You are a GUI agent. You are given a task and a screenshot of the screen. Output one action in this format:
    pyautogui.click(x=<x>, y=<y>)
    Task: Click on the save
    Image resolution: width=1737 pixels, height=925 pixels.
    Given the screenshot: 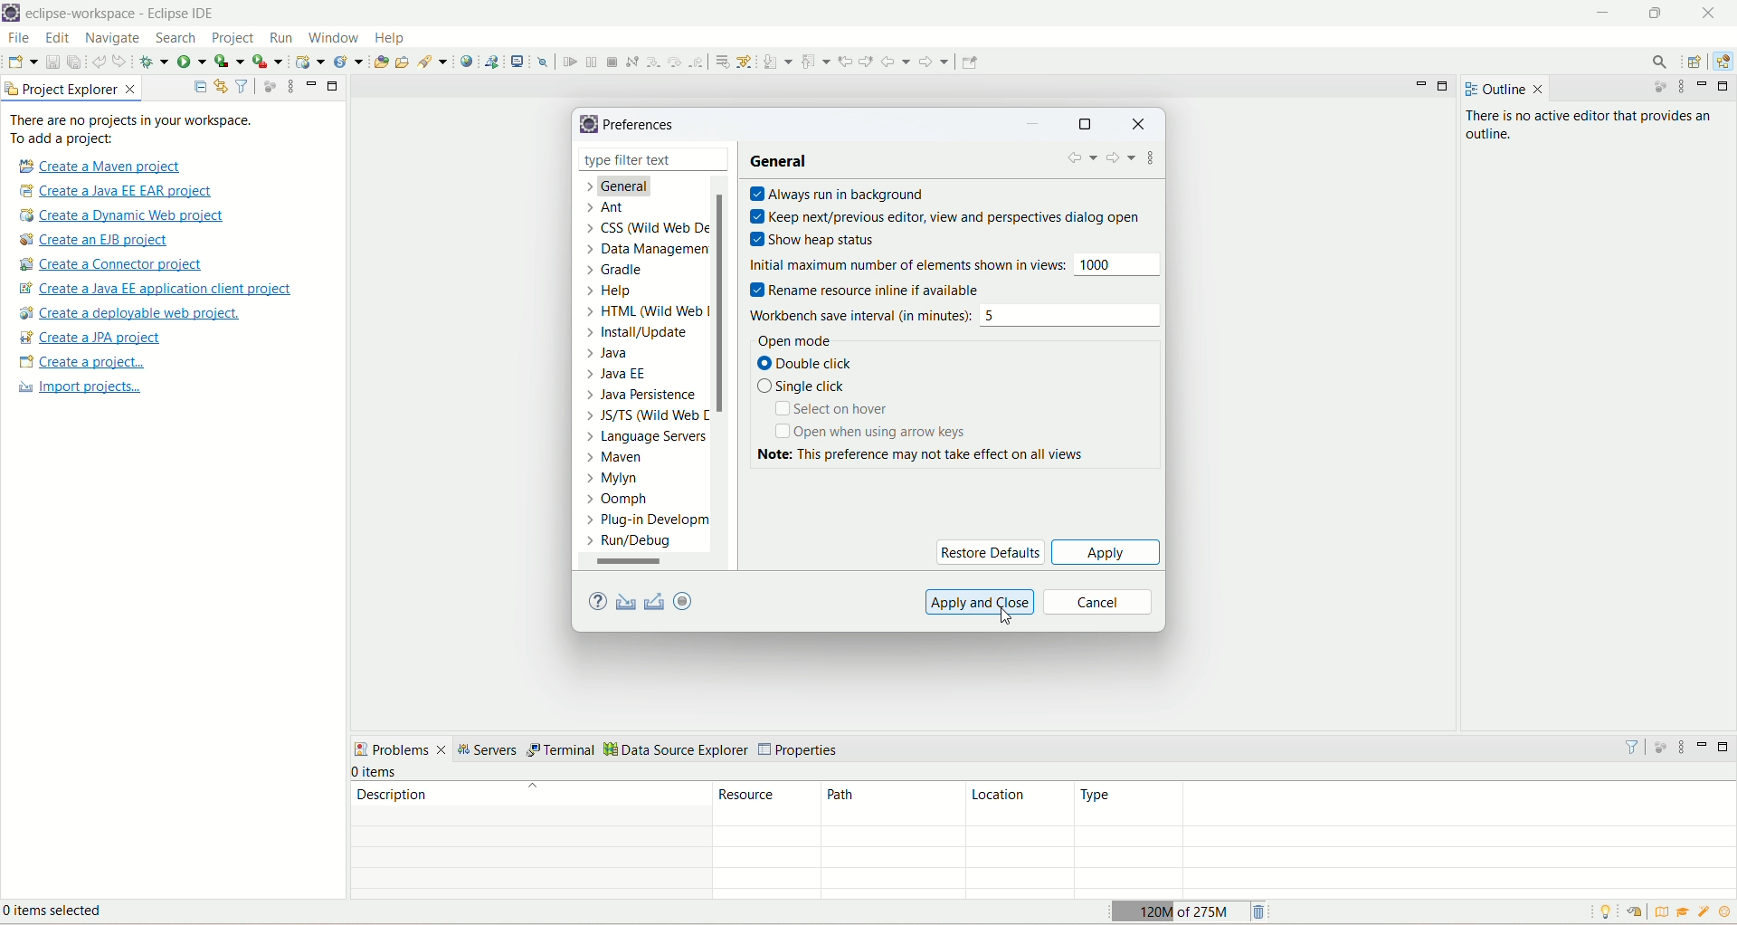 What is the action you would take?
    pyautogui.click(x=53, y=61)
    